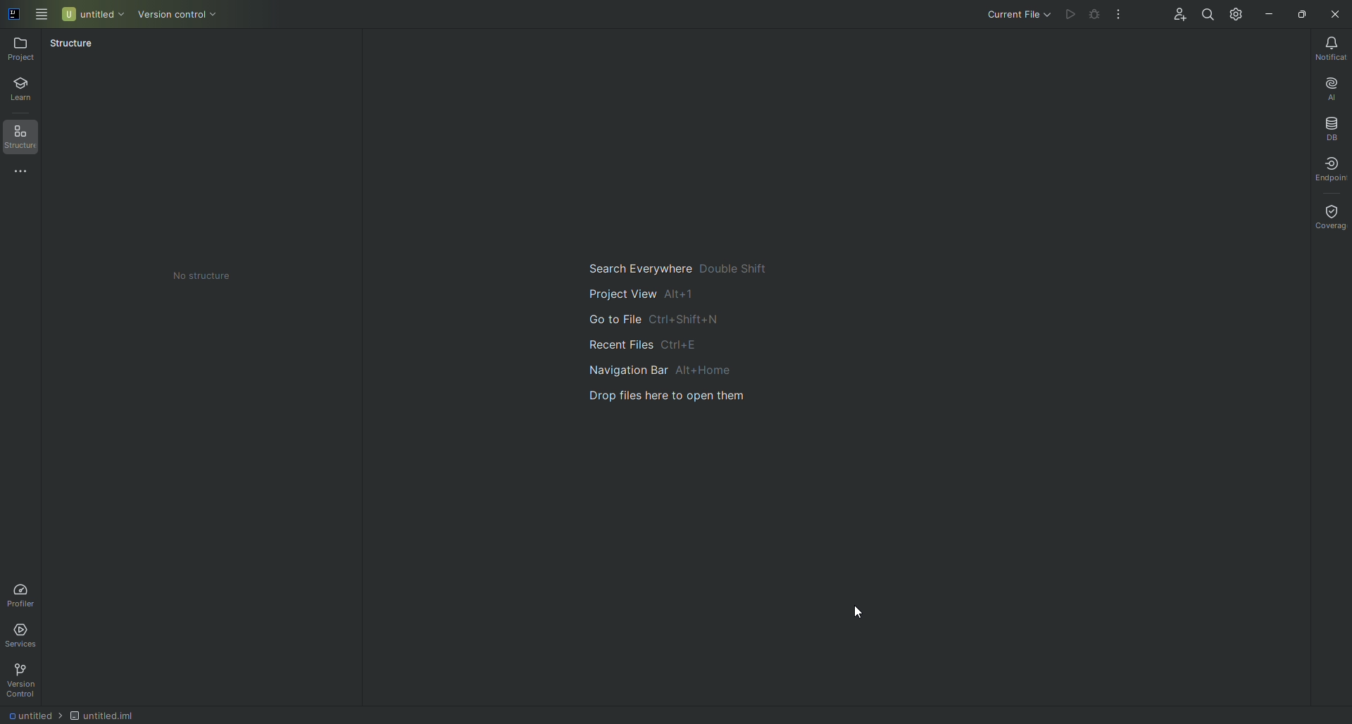 The width and height of the screenshot is (1352, 724). What do you see at coordinates (23, 136) in the screenshot?
I see `Structure` at bounding box center [23, 136].